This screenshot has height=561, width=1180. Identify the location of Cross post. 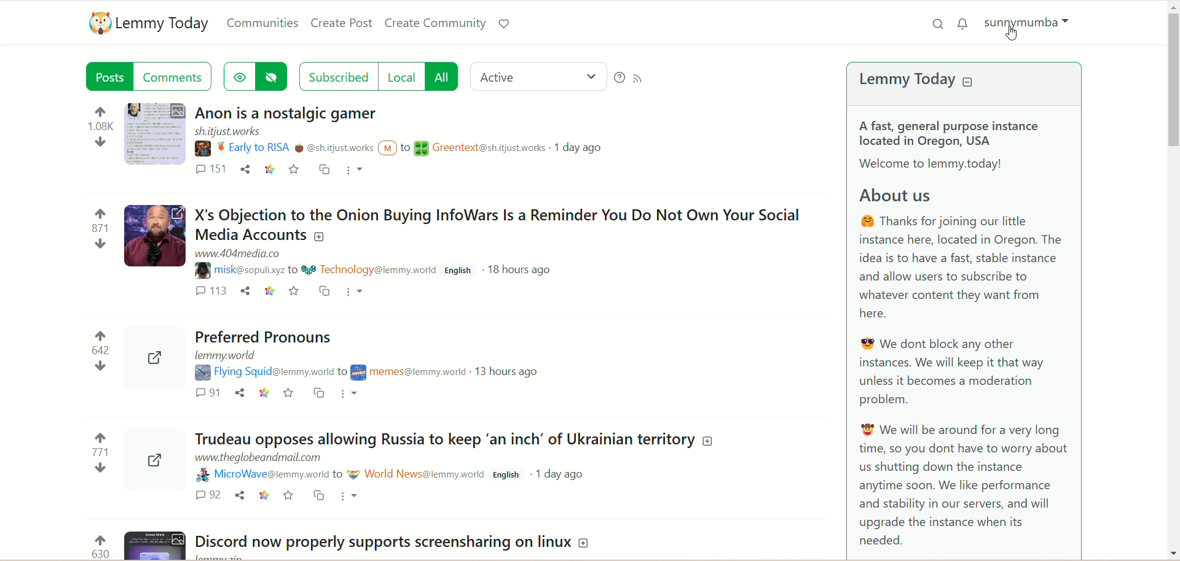
(327, 290).